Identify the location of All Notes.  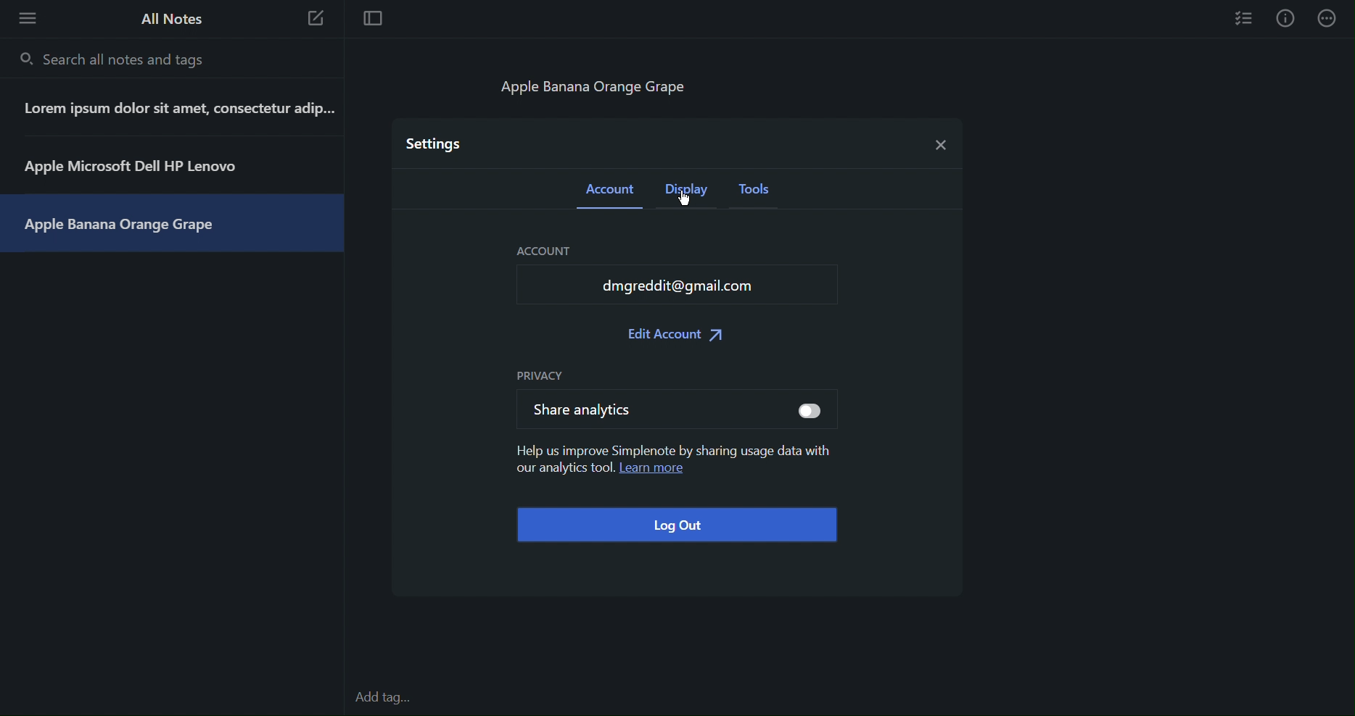
(170, 19).